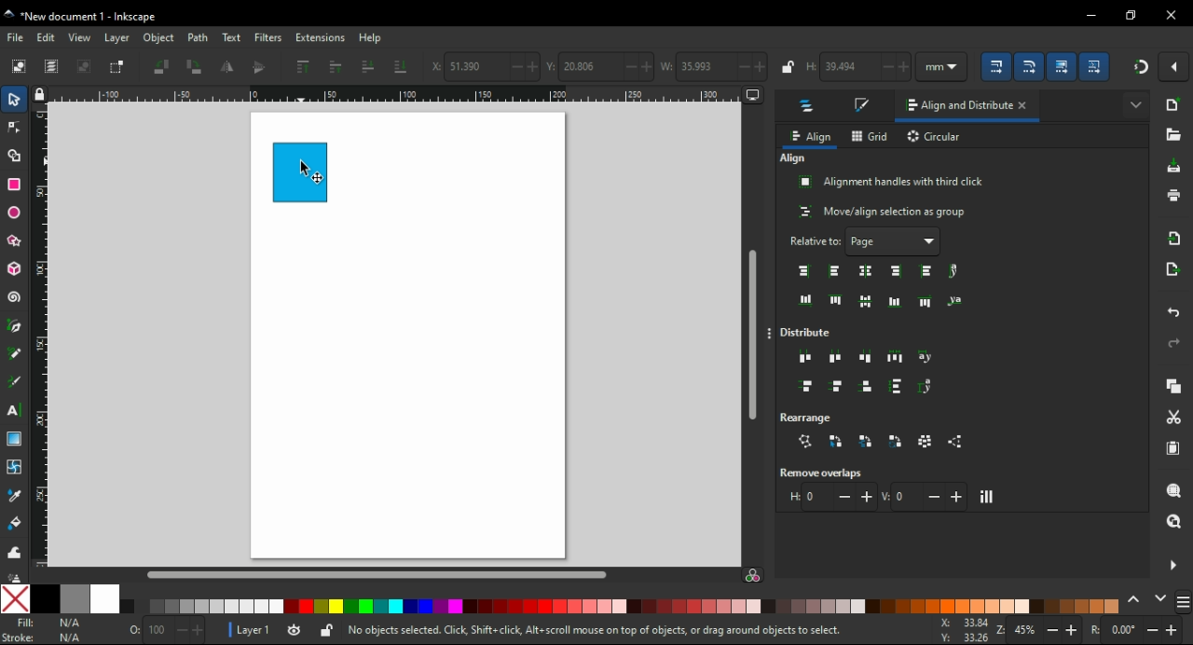 This screenshot has width=1193, height=645. Describe the element at coordinates (300, 172) in the screenshot. I see `shape` at that location.